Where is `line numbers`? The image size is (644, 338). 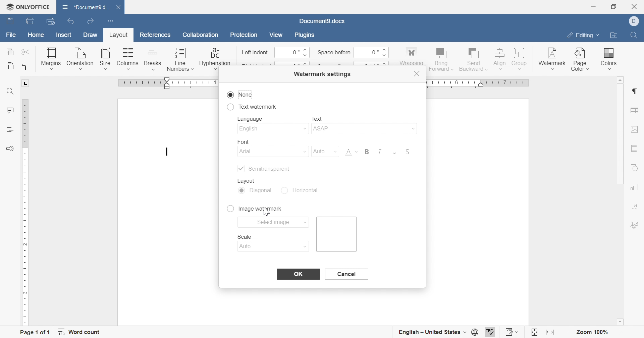
line numbers is located at coordinates (180, 61).